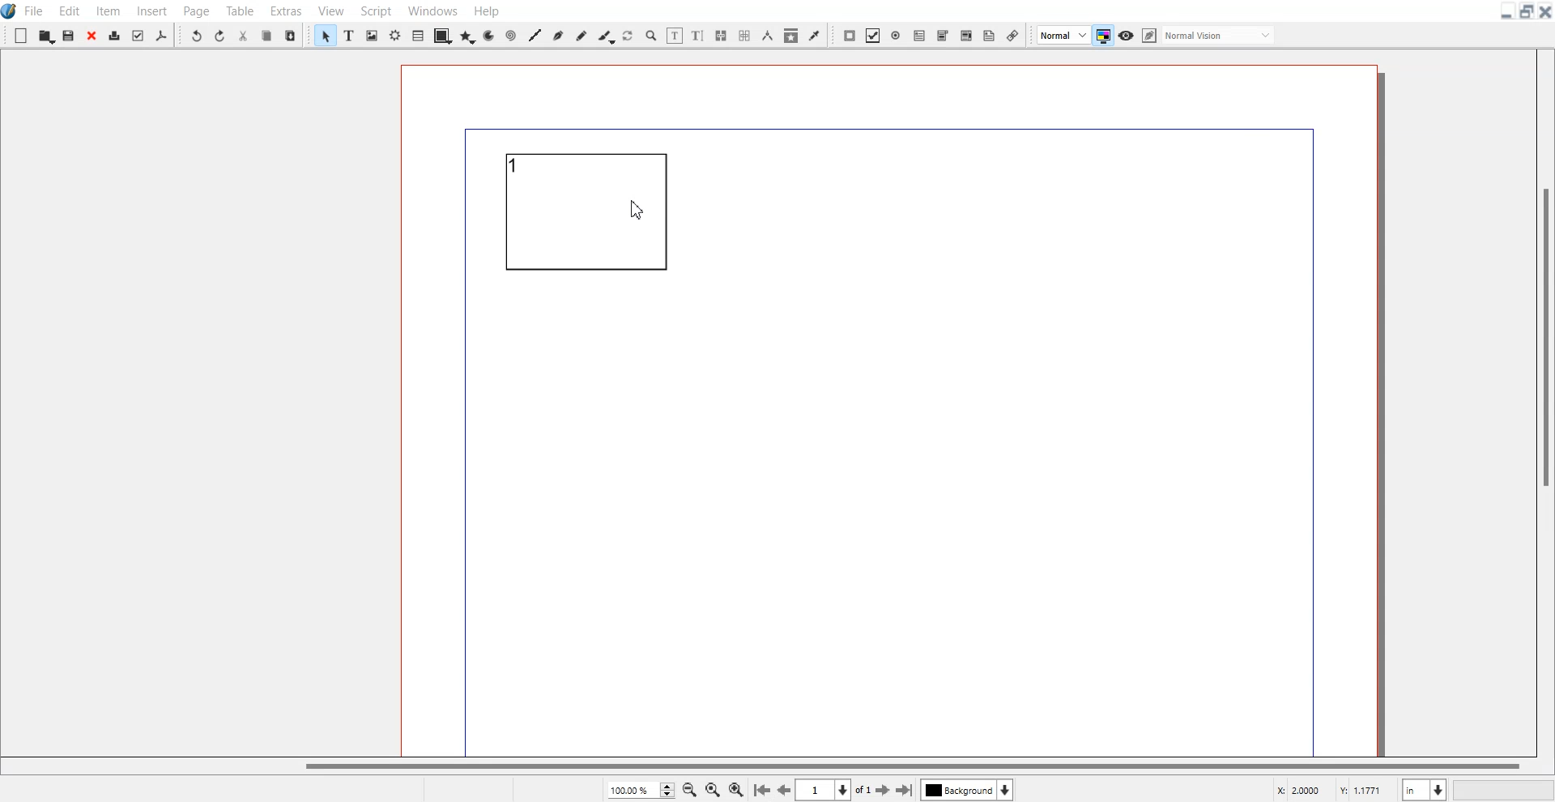  Describe the element at coordinates (195, 34) in the screenshot. I see `Undo` at that location.